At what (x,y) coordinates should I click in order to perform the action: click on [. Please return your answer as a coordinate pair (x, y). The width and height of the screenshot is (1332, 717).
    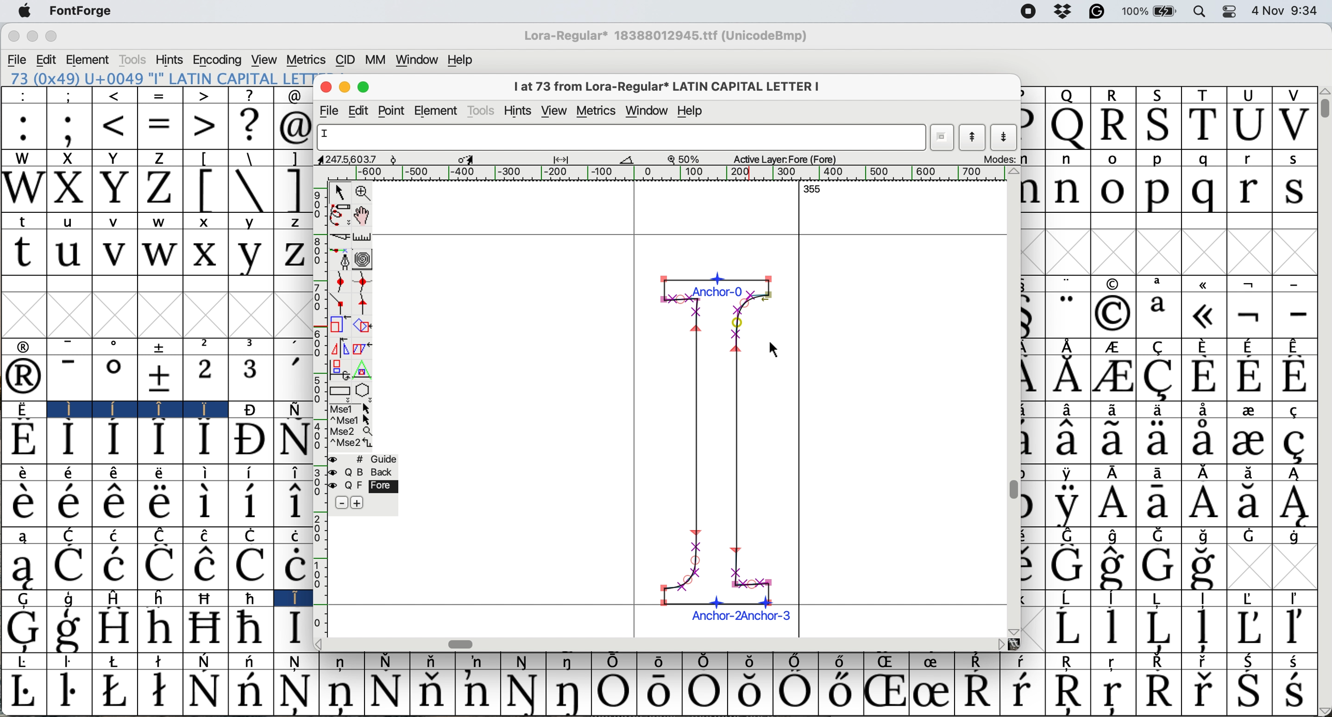
    Looking at the image, I should click on (205, 159).